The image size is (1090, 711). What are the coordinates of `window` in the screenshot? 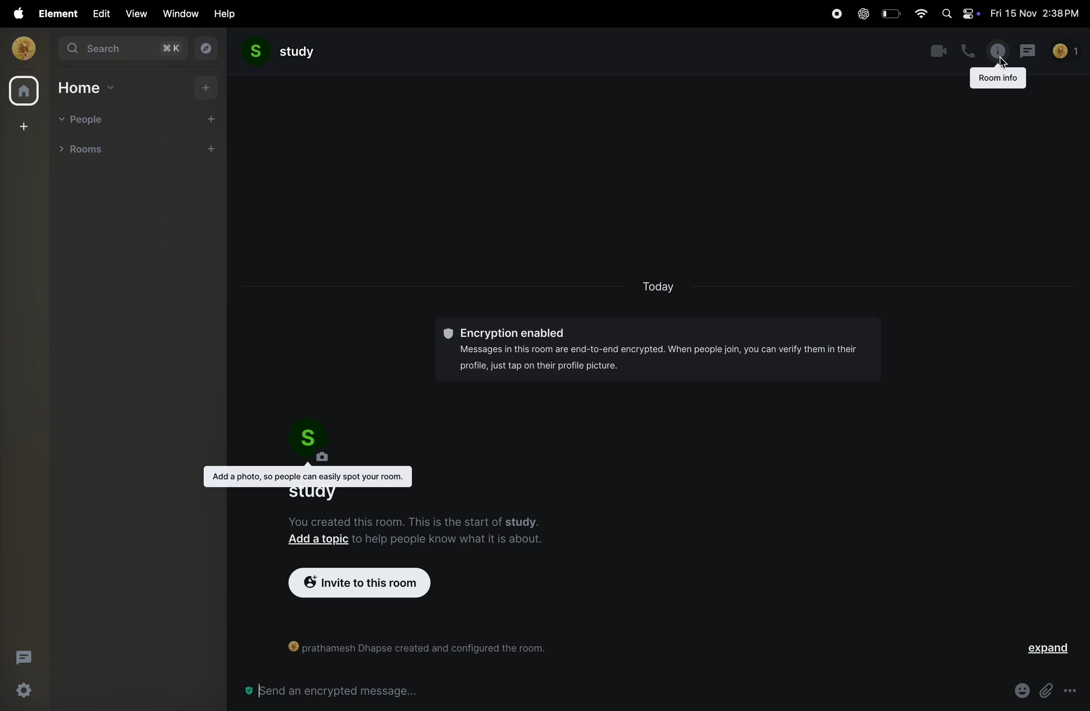 It's located at (181, 13).